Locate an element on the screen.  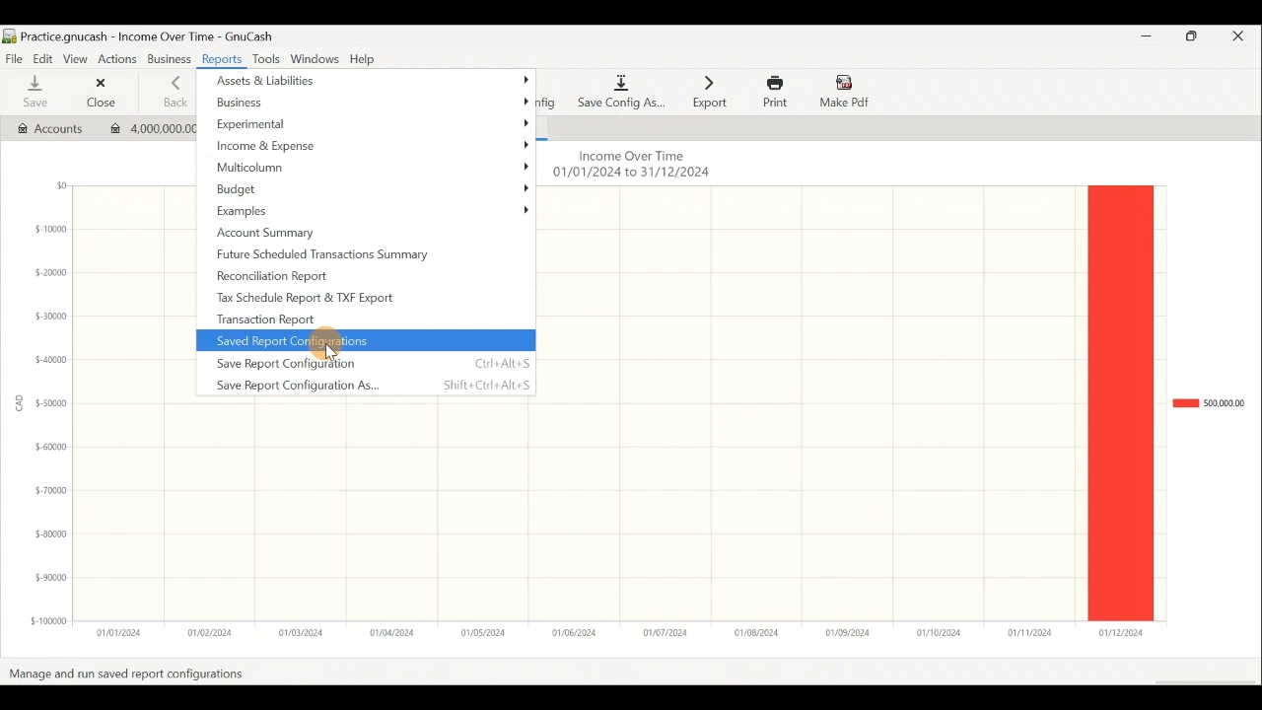
y-axis (amount in CAD) is located at coordinates (45, 411).